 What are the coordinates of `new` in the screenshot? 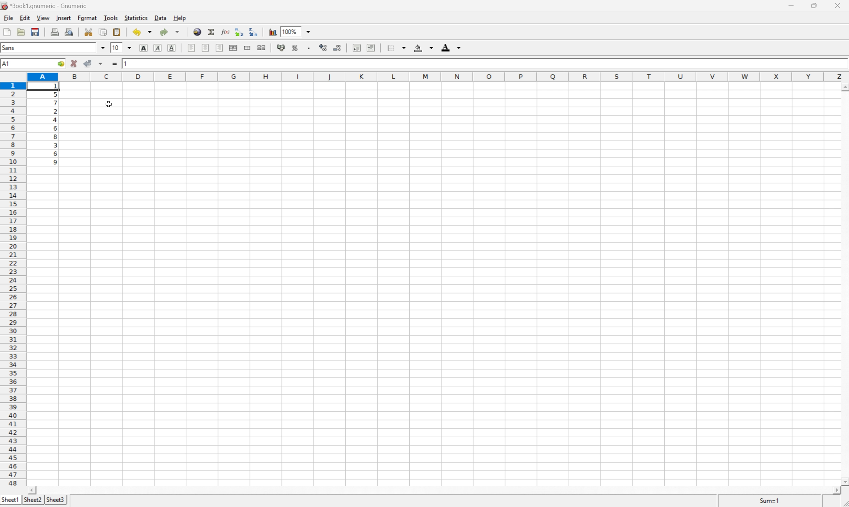 It's located at (8, 31).